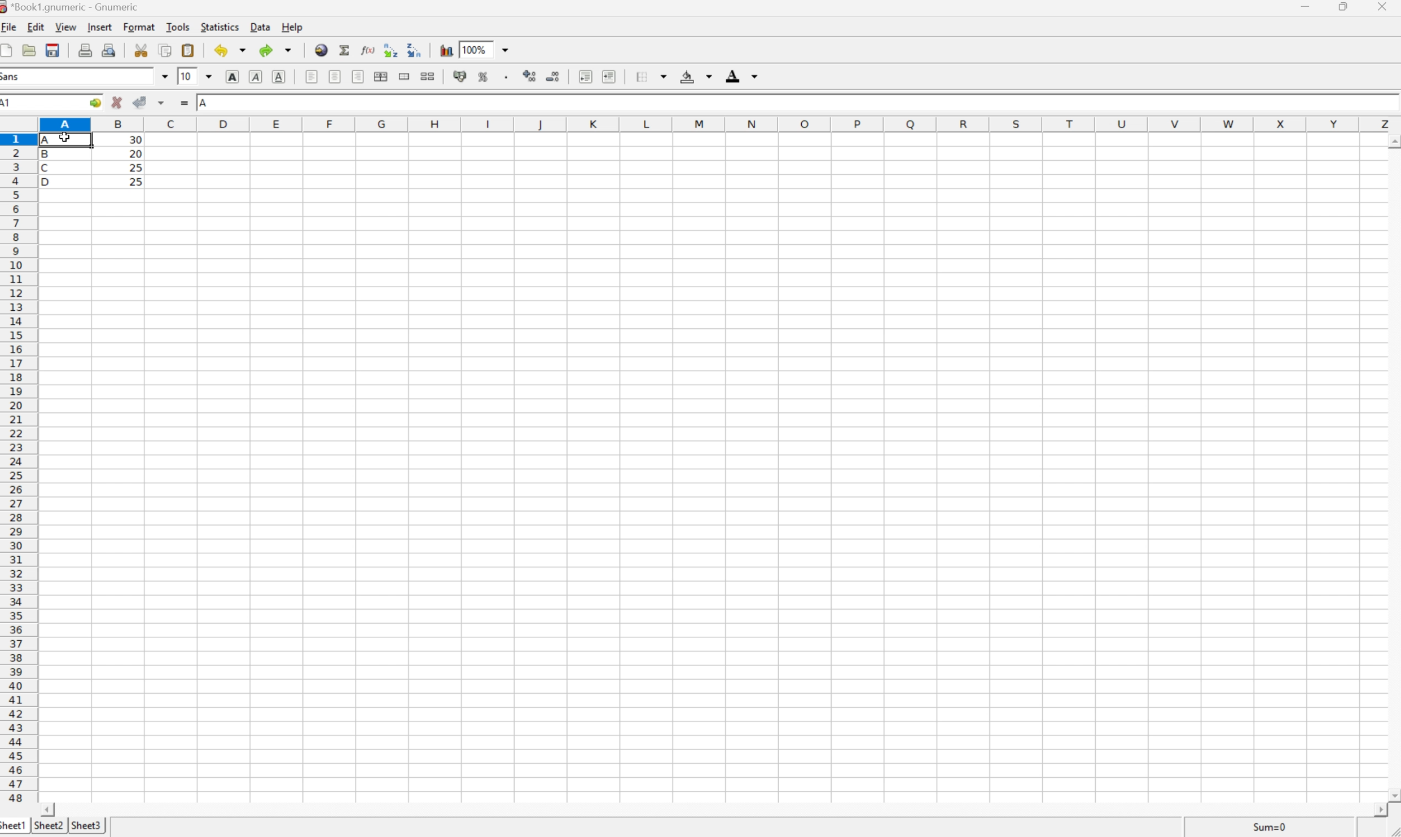 This screenshot has width=1401, height=837. What do you see at coordinates (1267, 827) in the screenshot?
I see `Sum = 0` at bounding box center [1267, 827].